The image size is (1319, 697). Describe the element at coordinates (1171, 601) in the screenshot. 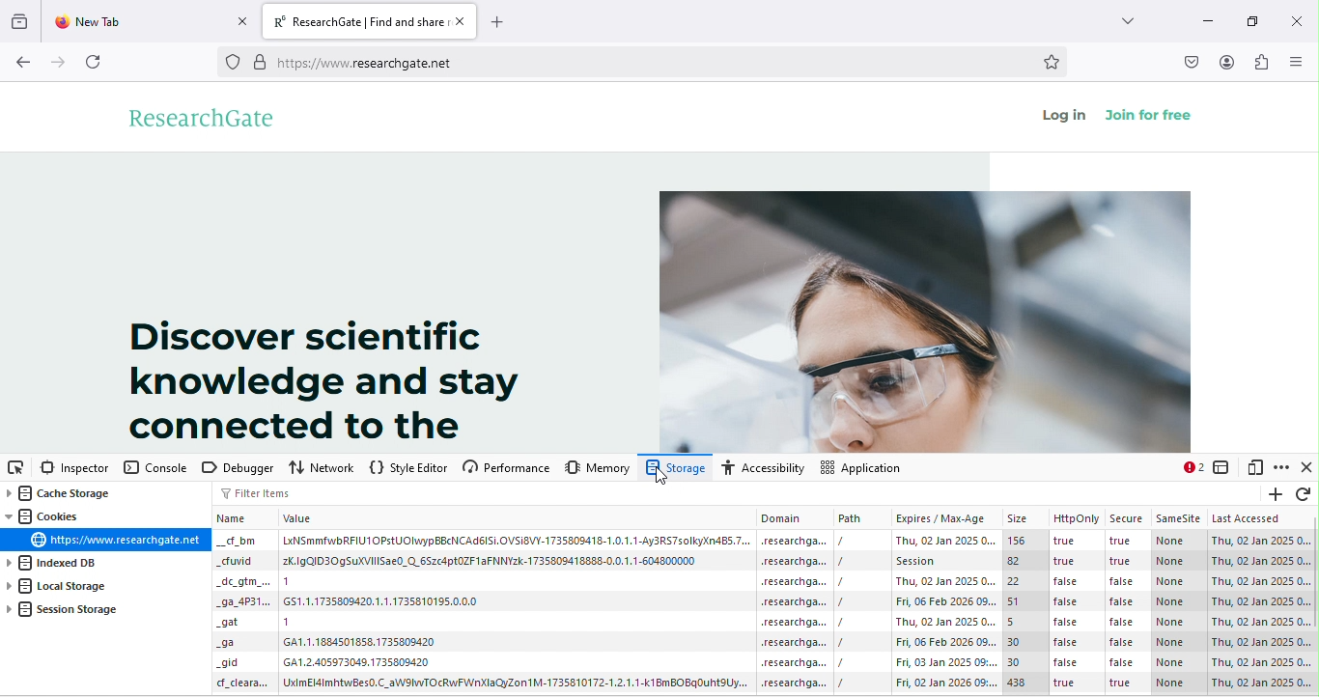

I see `none` at that location.